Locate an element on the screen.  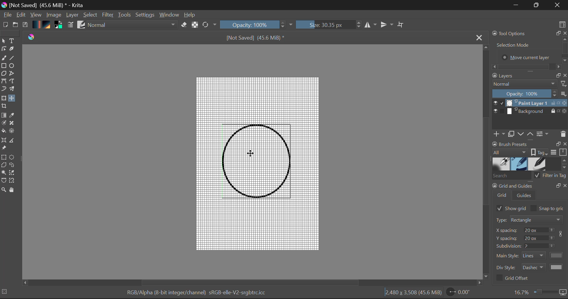
Elipses Selection Tool is located at coordinates (13, 157).